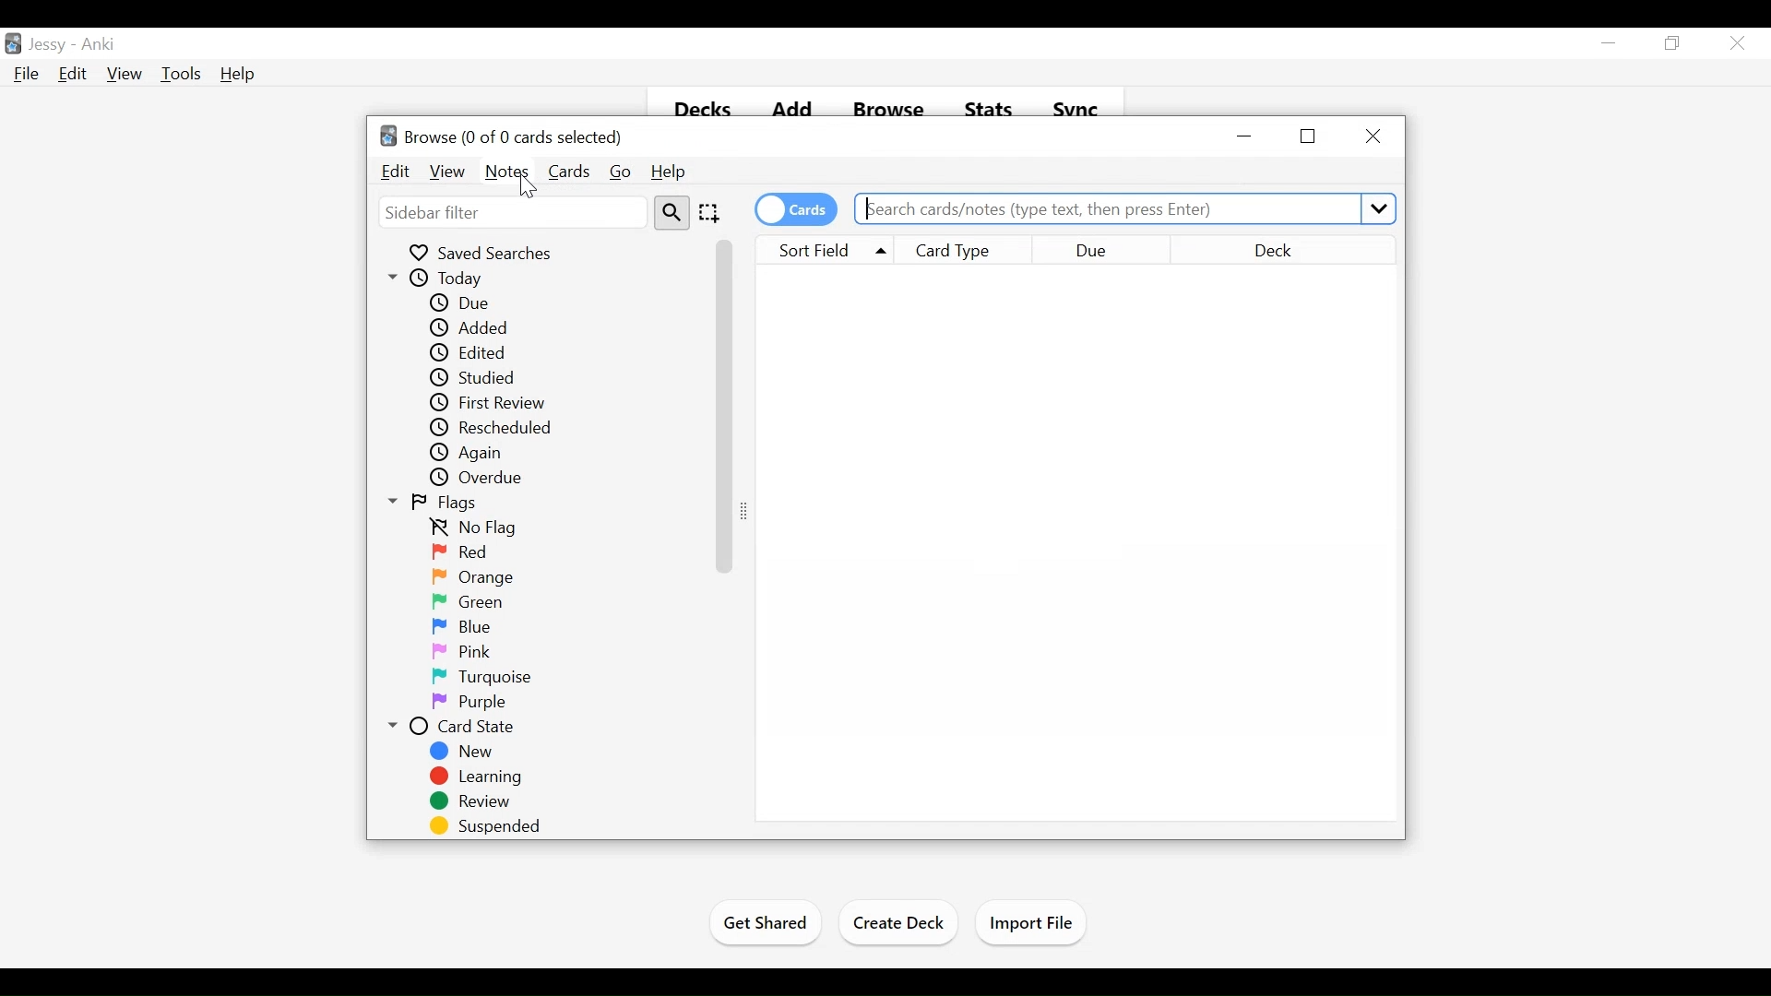 This screenshot has height=996, width=1771. What do you see at coordinates (439, 504) in the screenshot?
I see `Flags` at bounding box center [439, 504].